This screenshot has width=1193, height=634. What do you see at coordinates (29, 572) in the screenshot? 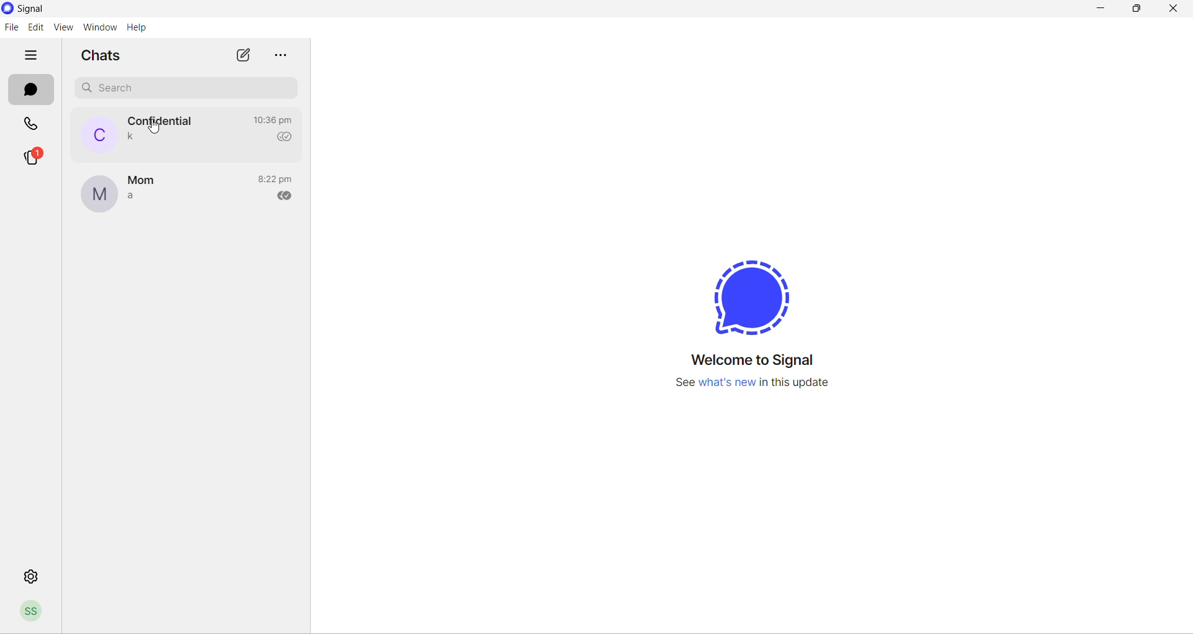
I see `settings` at bounding box center [29, 572].